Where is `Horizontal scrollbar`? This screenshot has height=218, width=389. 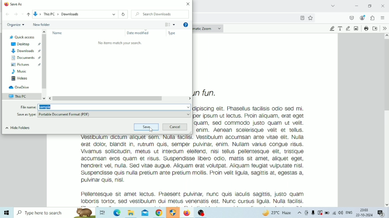
Horizontal scrollbar is located at coordinates (113, 98).